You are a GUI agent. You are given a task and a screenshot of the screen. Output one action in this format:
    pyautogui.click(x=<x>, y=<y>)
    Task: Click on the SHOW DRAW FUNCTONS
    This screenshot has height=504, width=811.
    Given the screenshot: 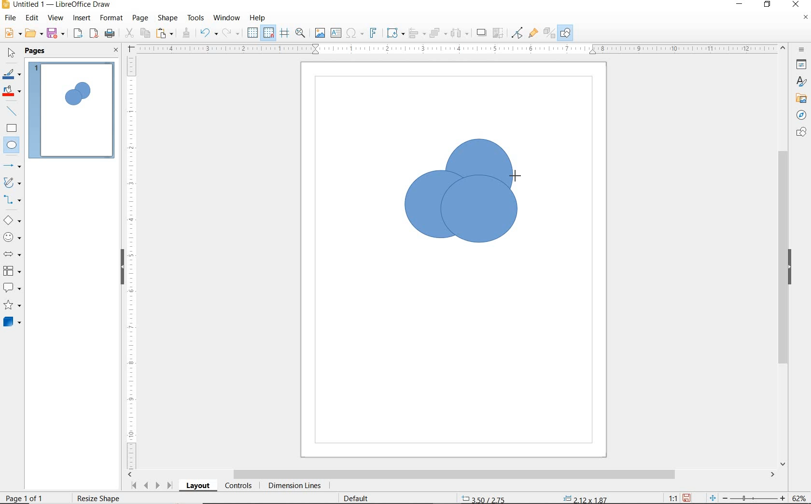 What is the action you would take?
    pyautogui.click(x=565, y=33)
    